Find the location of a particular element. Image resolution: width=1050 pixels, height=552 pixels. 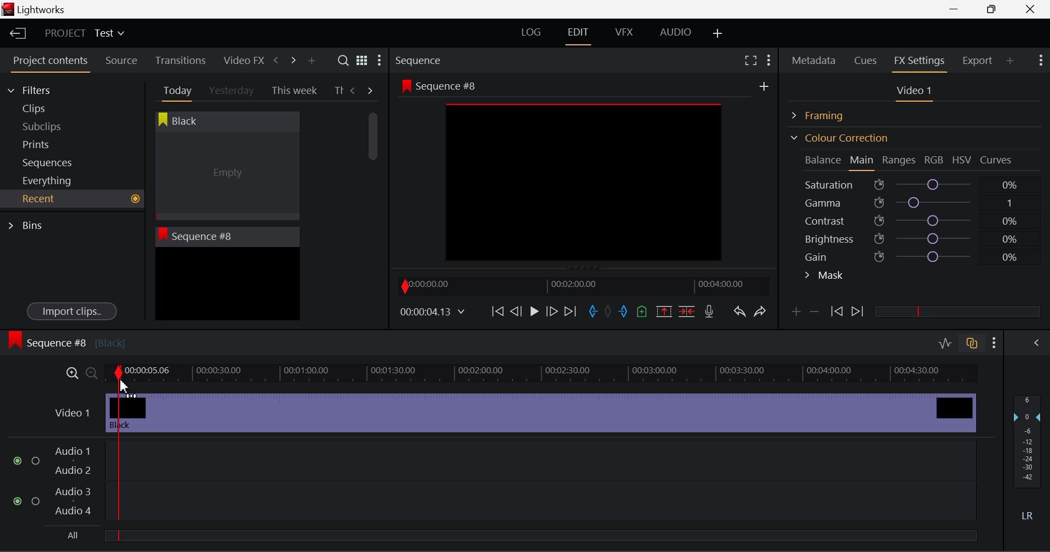

Show Audio Mix is located at coordinates (1037, 342).